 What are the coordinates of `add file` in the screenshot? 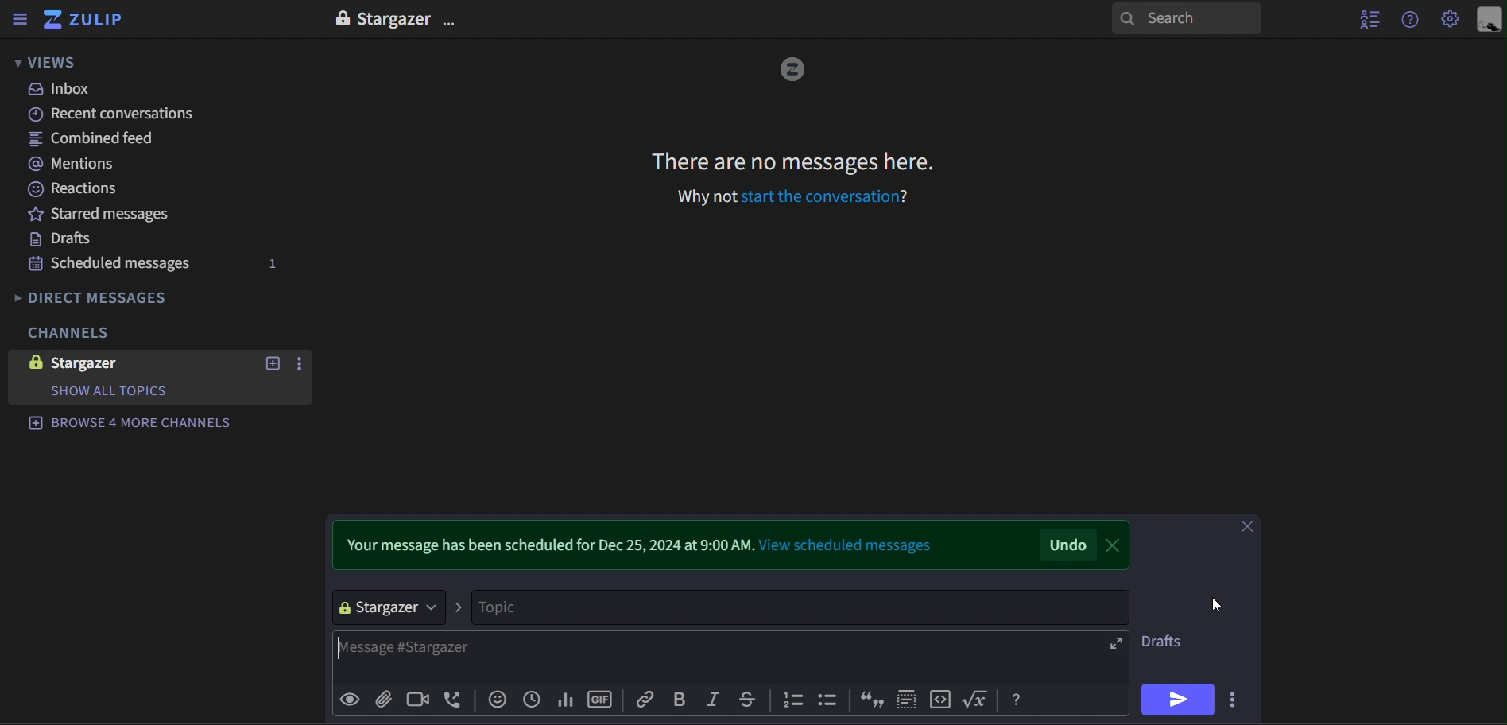 It's located at (388, 699).